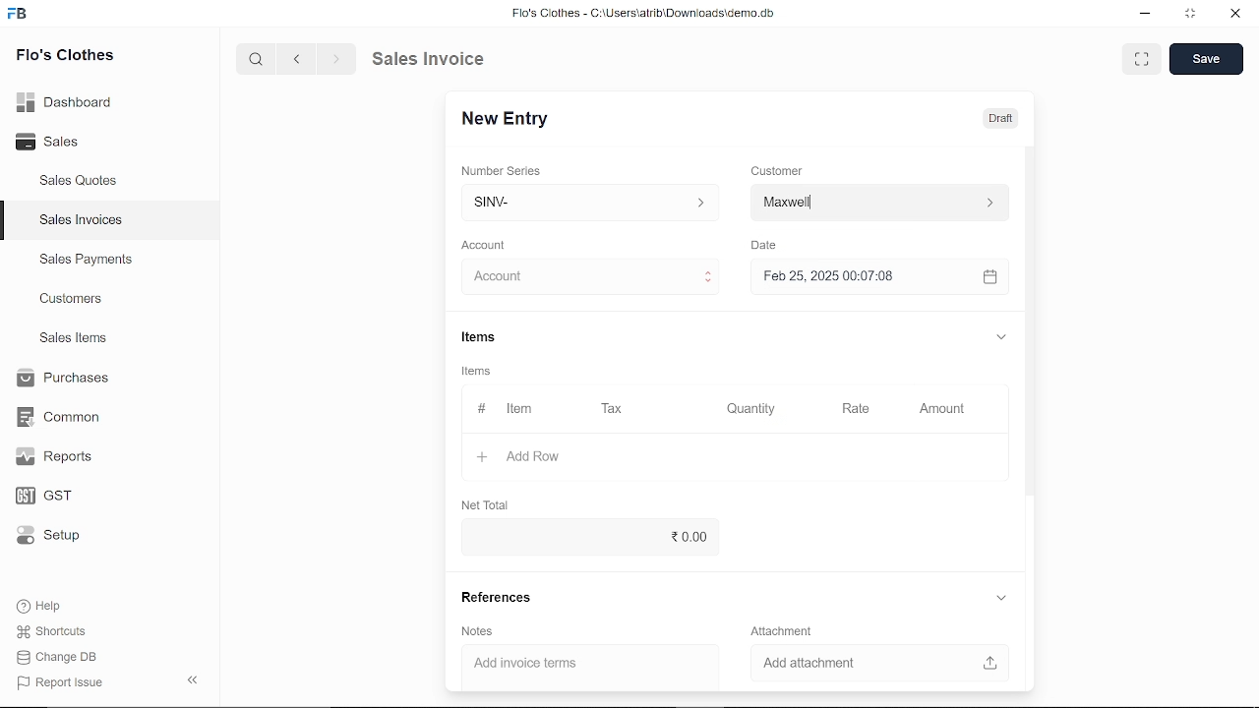  What do you see at coordinates (86, 260) in the screenshot?
I see `Sales Payments` at bounding box center [86, 260].